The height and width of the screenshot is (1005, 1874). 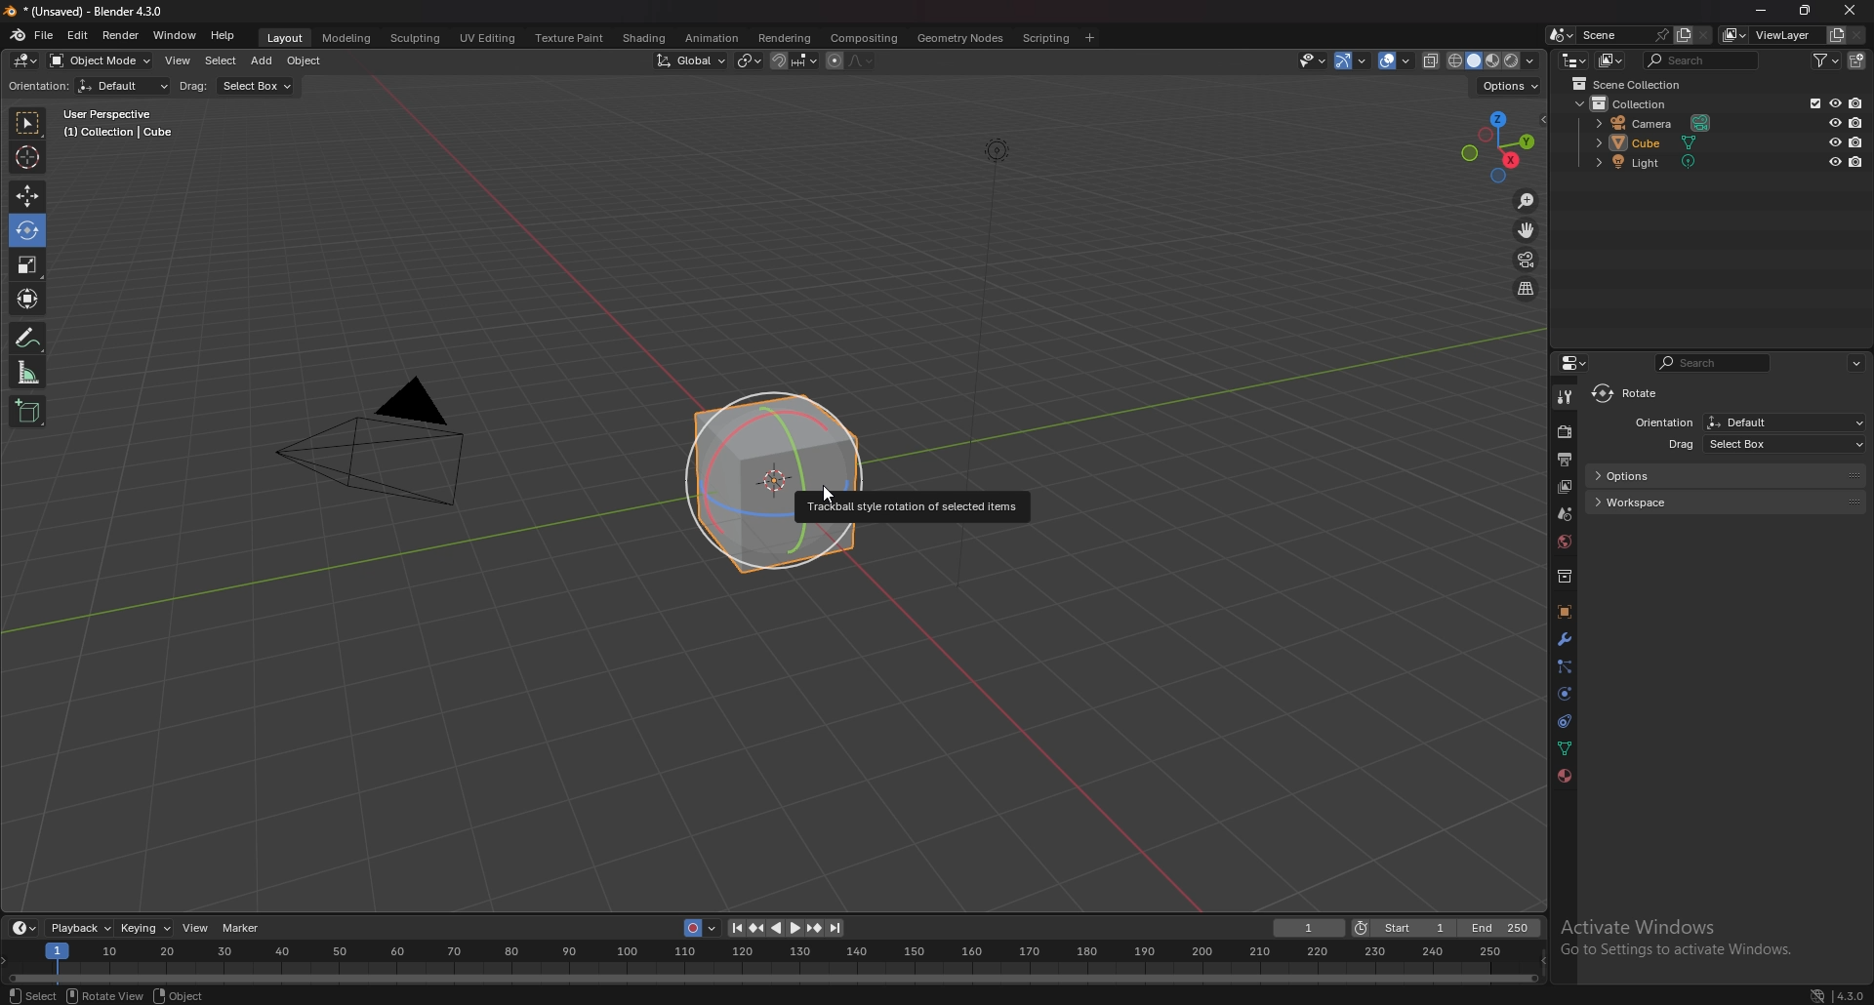 What do you see at coordinates (1565, 542) in the screenshot?
I see `world` at bounding box center [1565, 542].